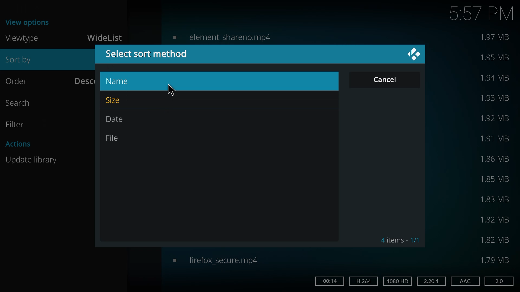 The image size is (520, 292). Describe the element at coordinates (430, 281) in the screenshot. I see `2` at that location.